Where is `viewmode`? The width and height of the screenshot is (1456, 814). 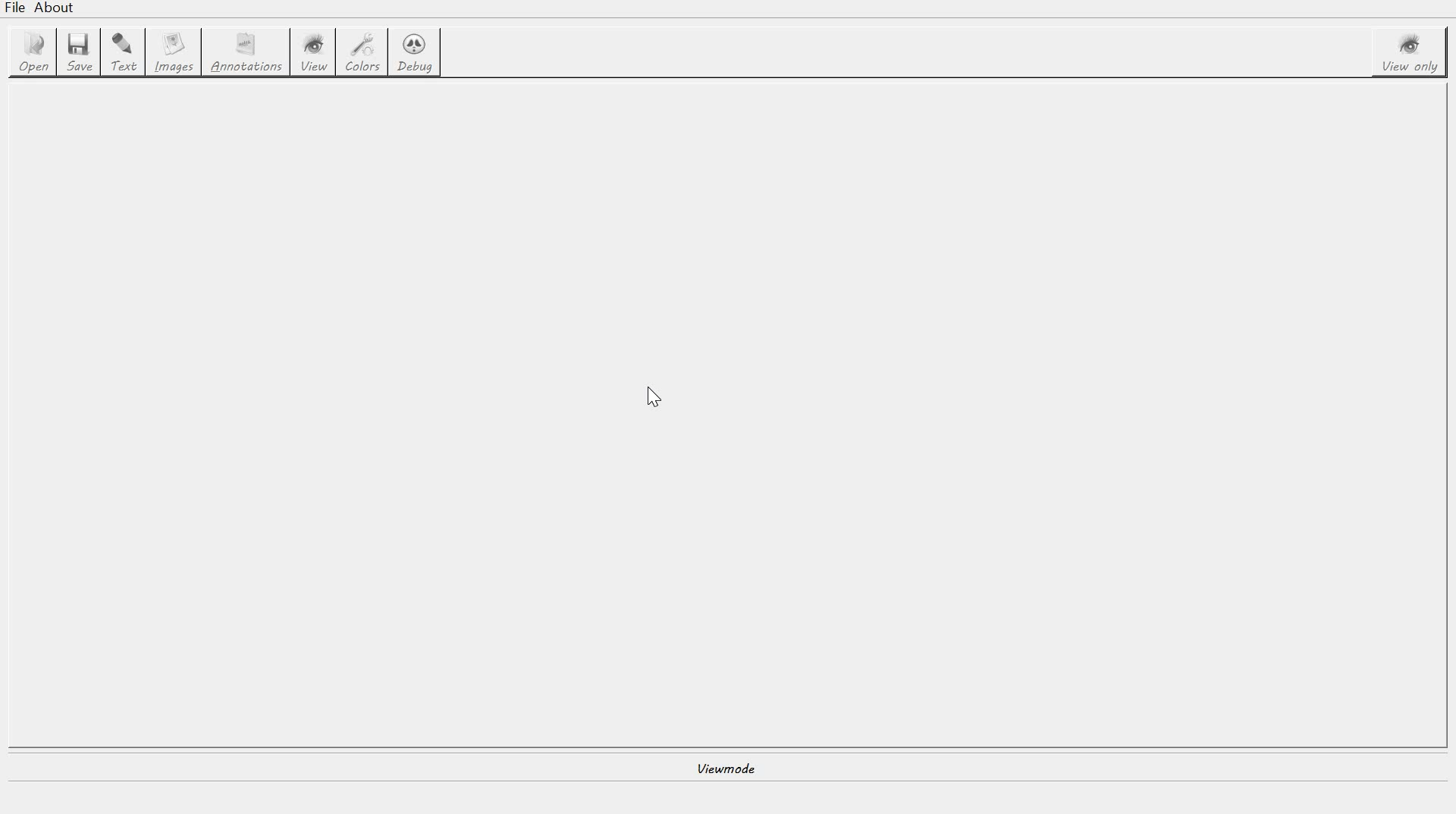
viewmode is located at coordinates (729, 769).